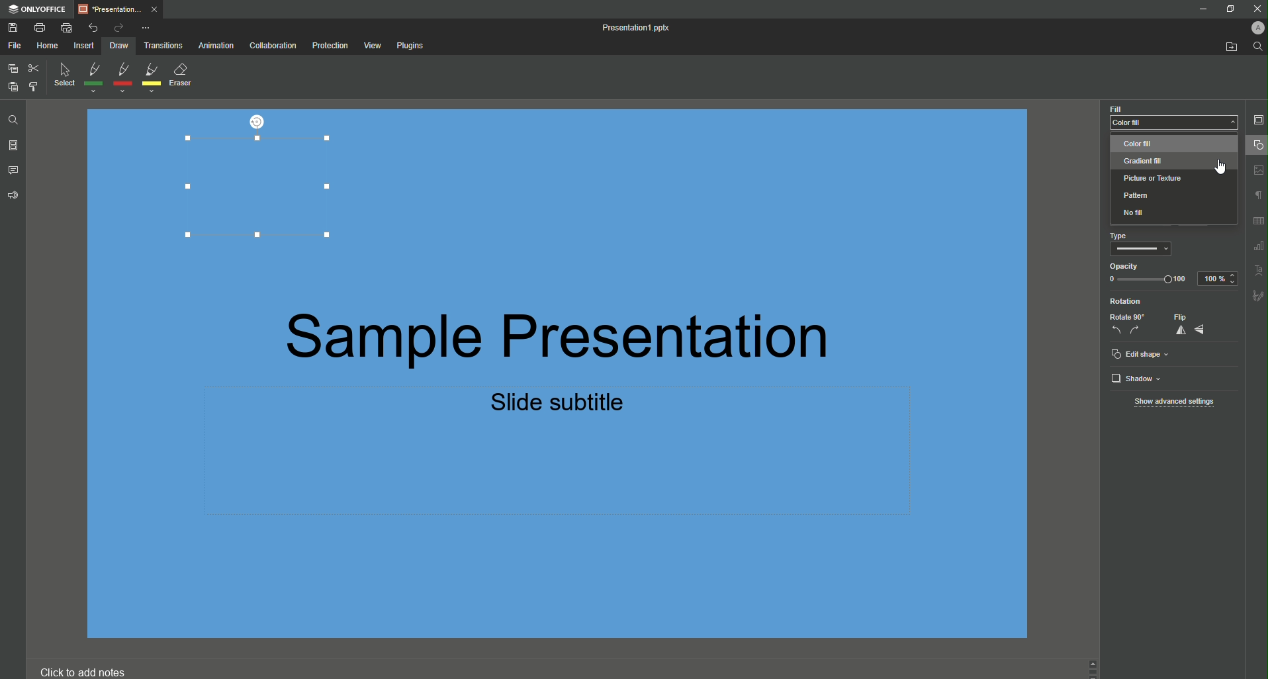 Image resolution: width=1268 pixels, height=679 pixels. Describe the element at coordinates (1155, 178) in the screenshot. I see `Picture or Texture` at that location.